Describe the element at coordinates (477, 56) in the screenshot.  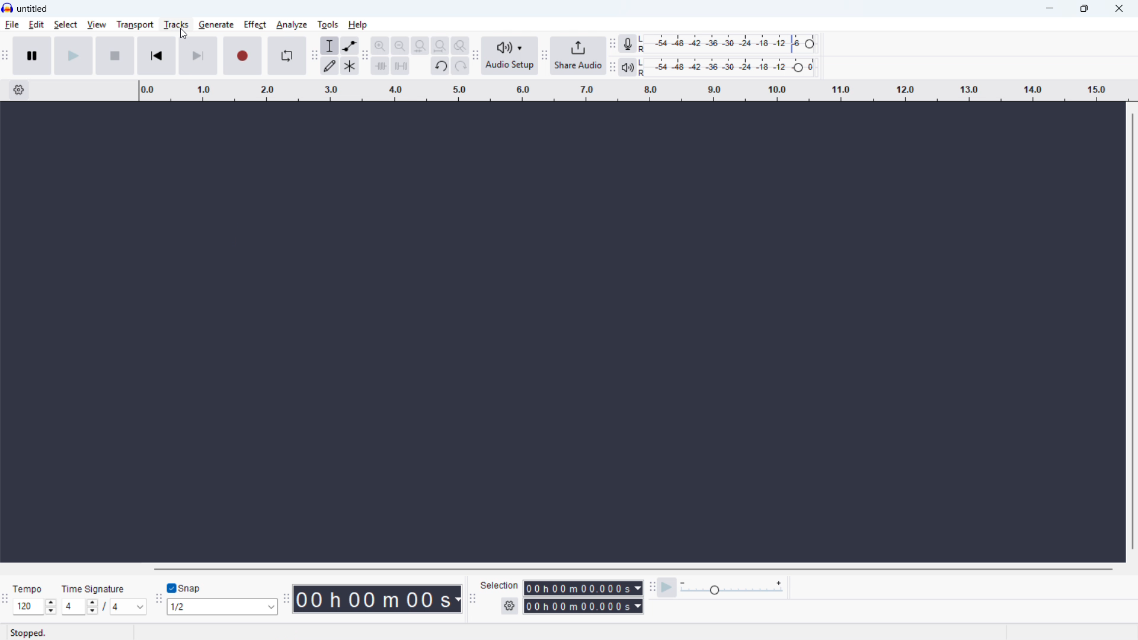
I see `Audio Set up toolbar` at that location.